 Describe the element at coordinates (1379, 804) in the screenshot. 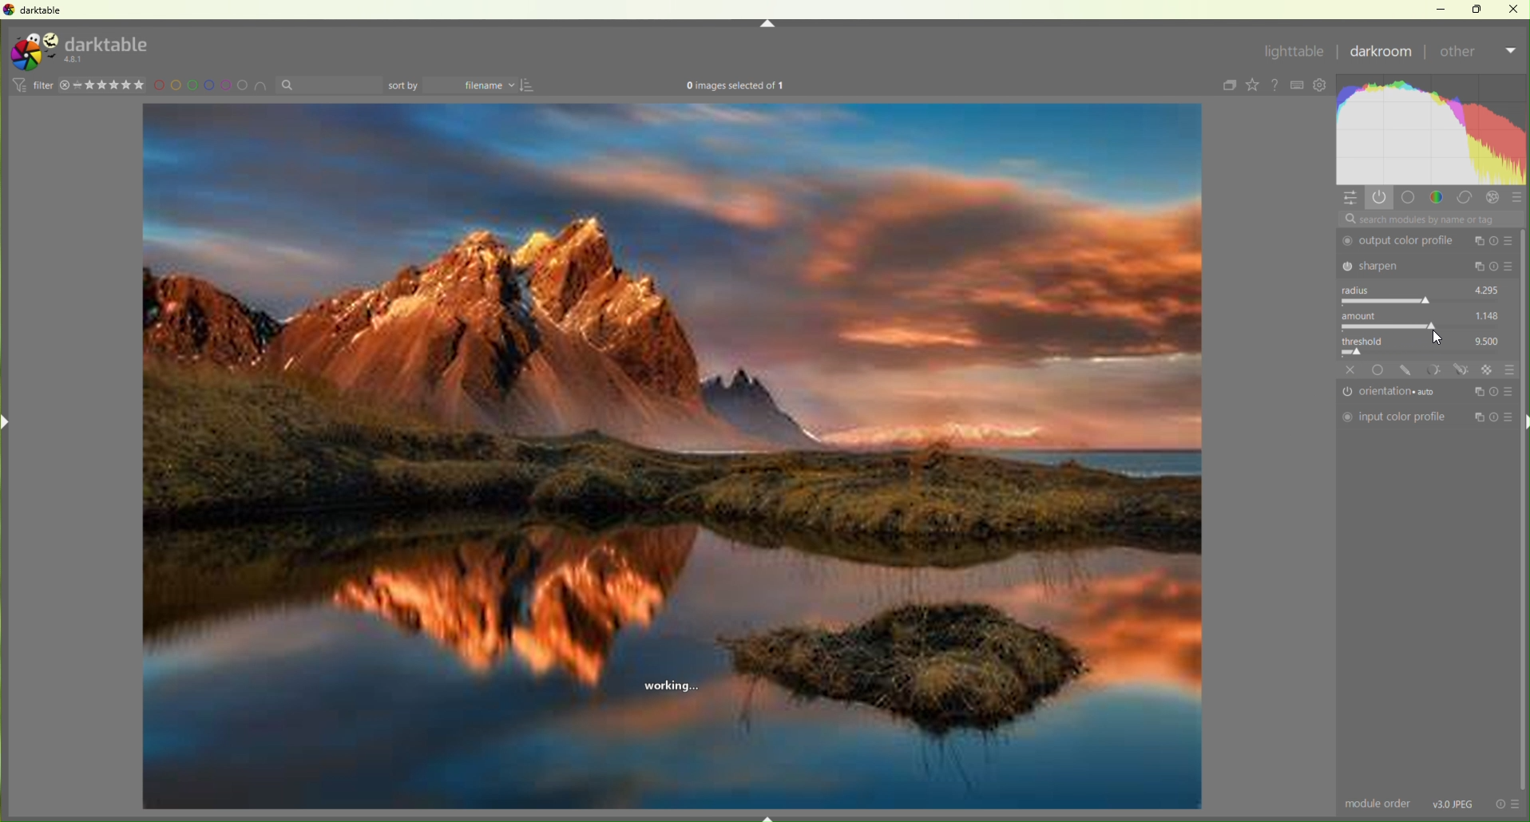

I see `module order` at that location.